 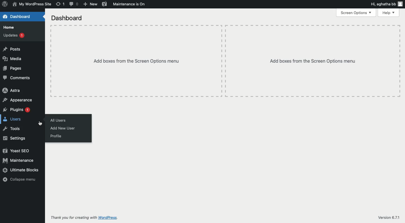 I want to click on Astra, so click(x=12, y=91).